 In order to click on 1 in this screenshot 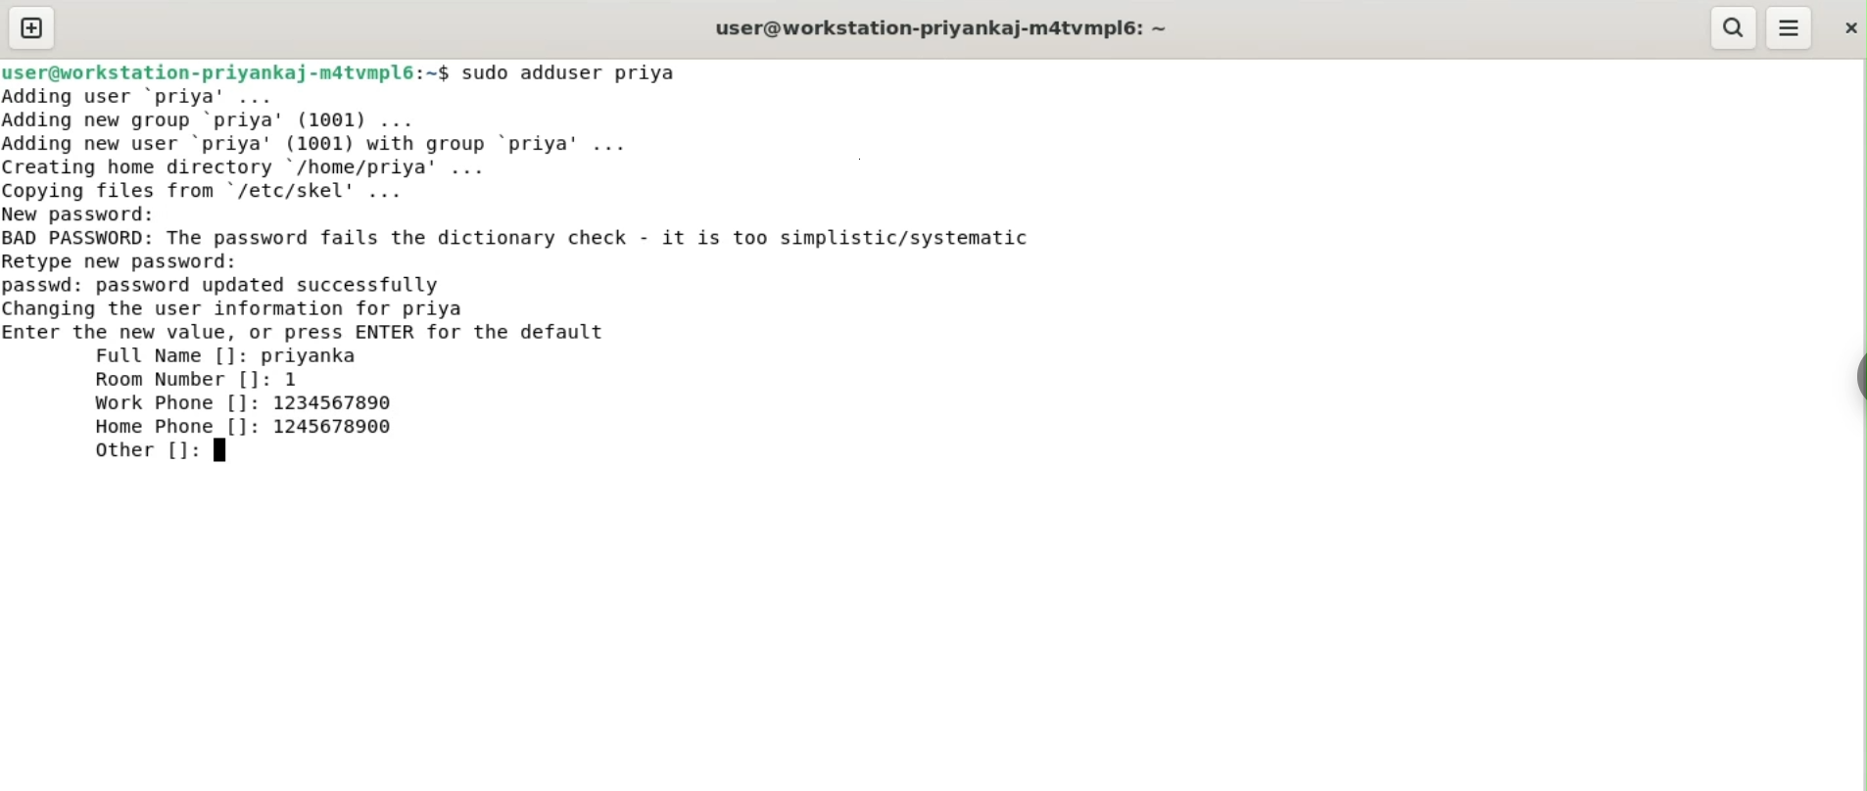, I will do `click(299, 379)`.